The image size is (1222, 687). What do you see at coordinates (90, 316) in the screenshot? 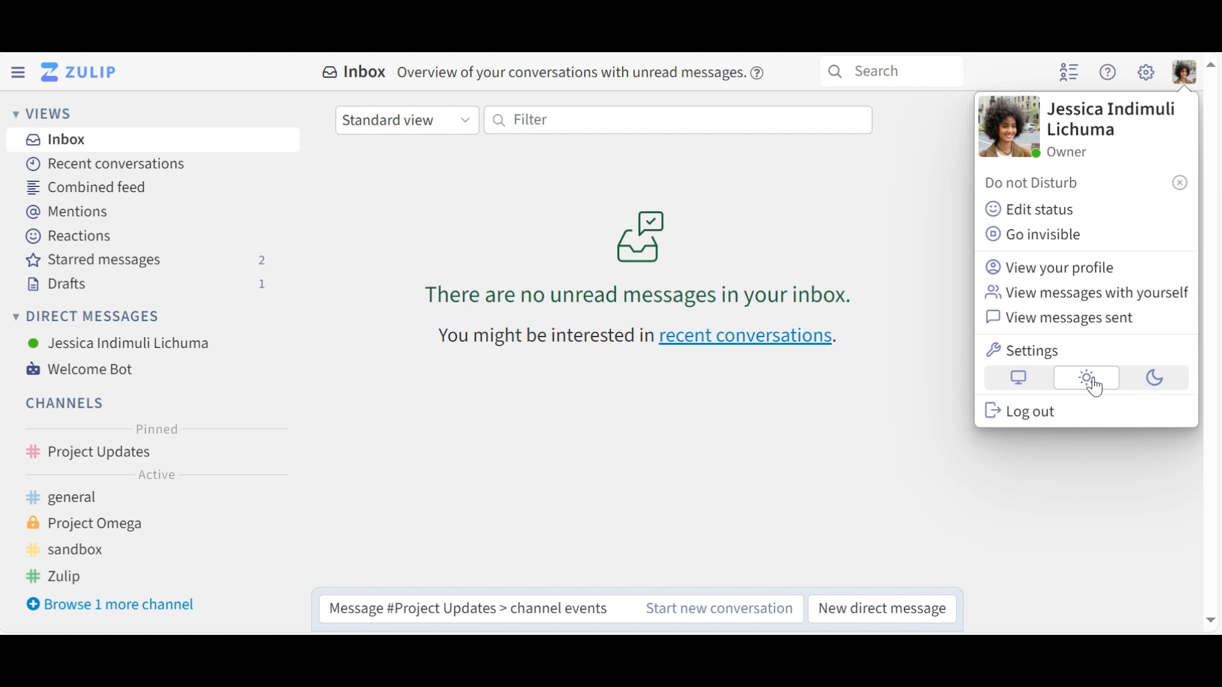
I see `Direct Messages` at bounding box center [90, 316].